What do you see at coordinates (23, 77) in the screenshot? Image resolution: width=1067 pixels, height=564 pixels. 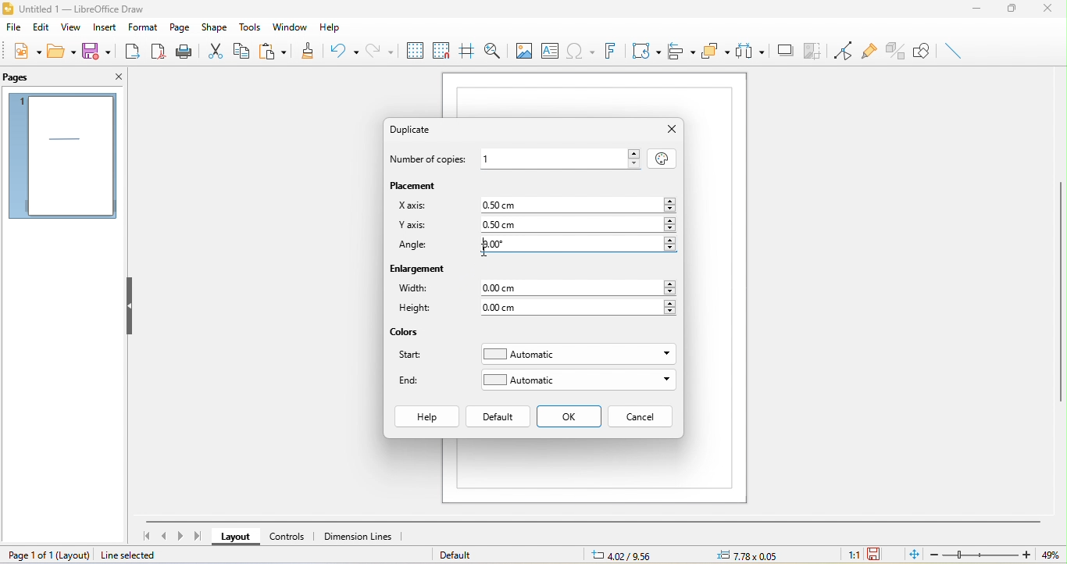 I see `pages` at bounding box center [23, 77].